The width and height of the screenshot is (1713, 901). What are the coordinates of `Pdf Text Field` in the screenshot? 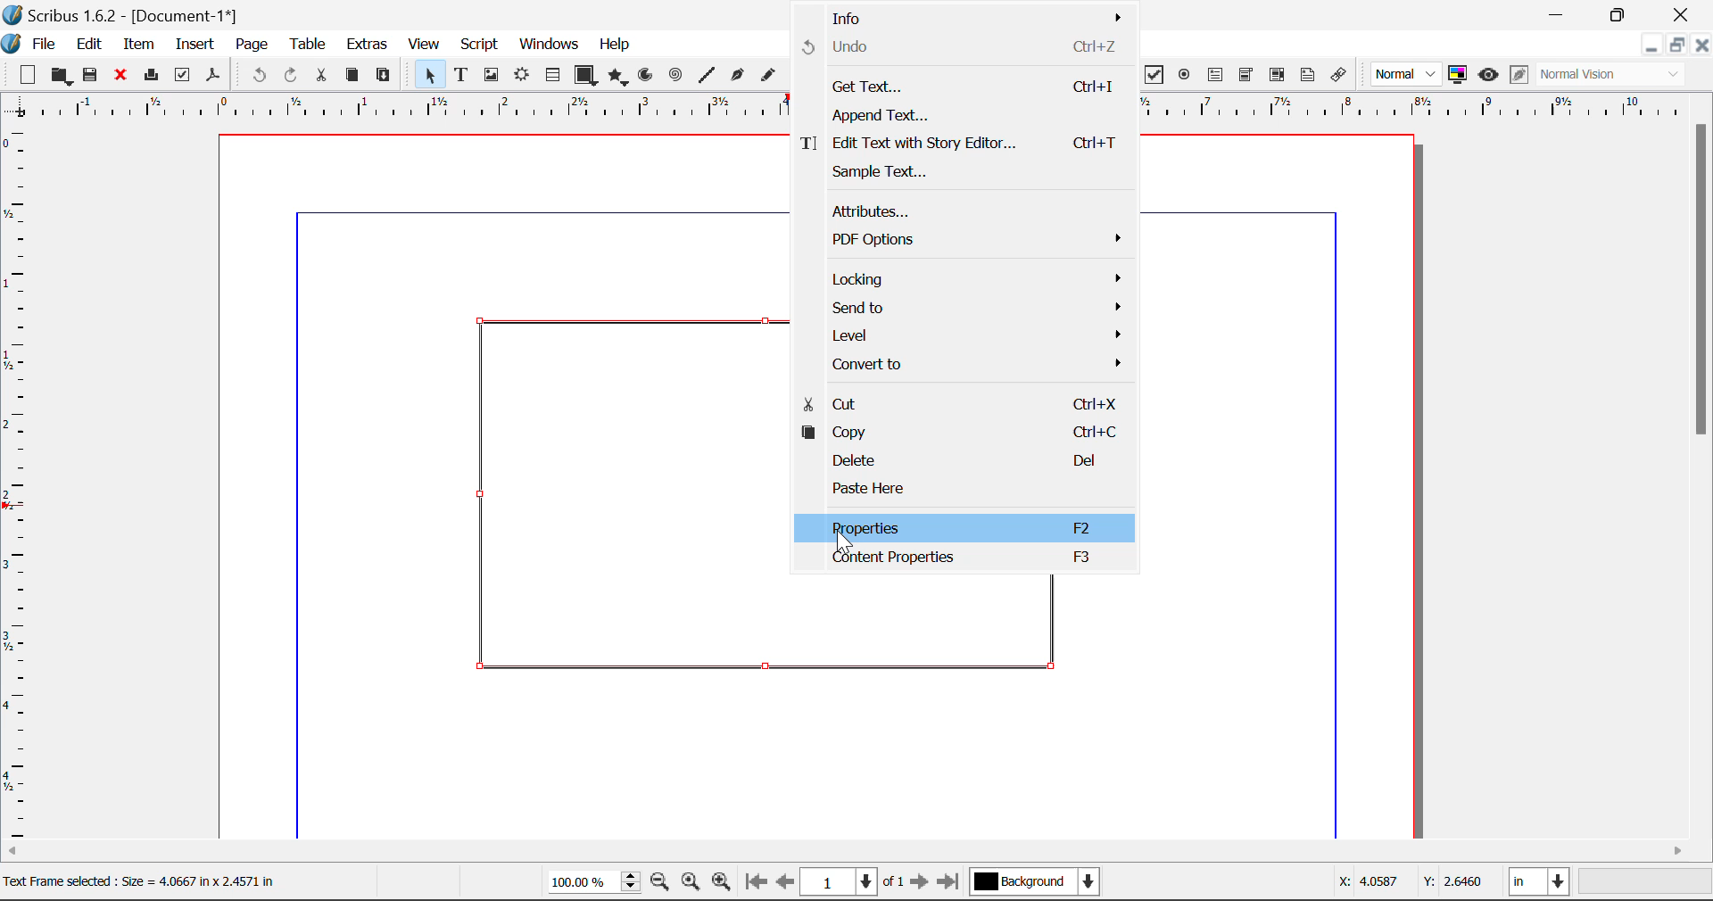 It's located at (1216, 73).